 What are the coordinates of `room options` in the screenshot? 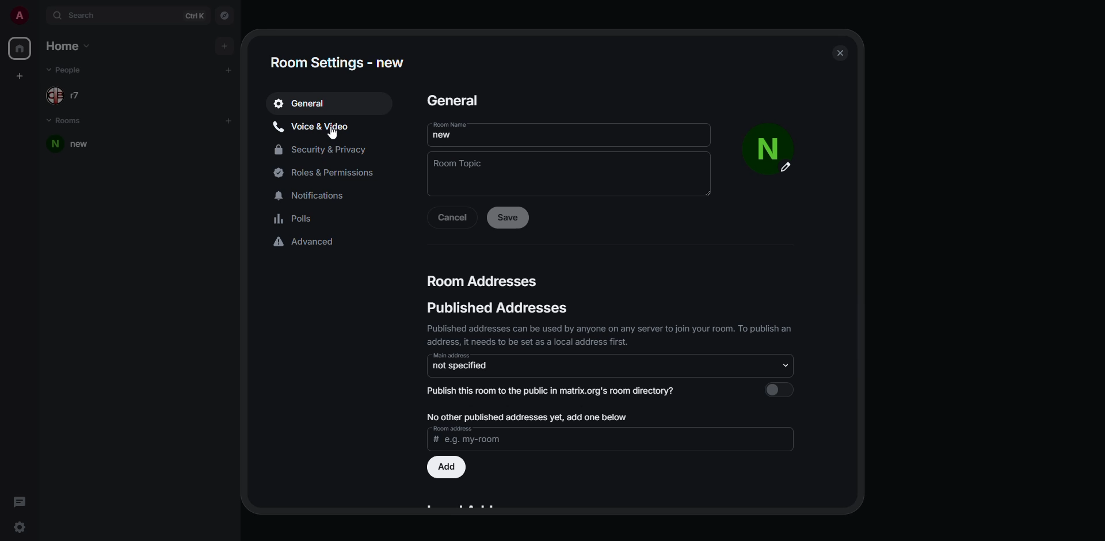 It's located at (214, 144).